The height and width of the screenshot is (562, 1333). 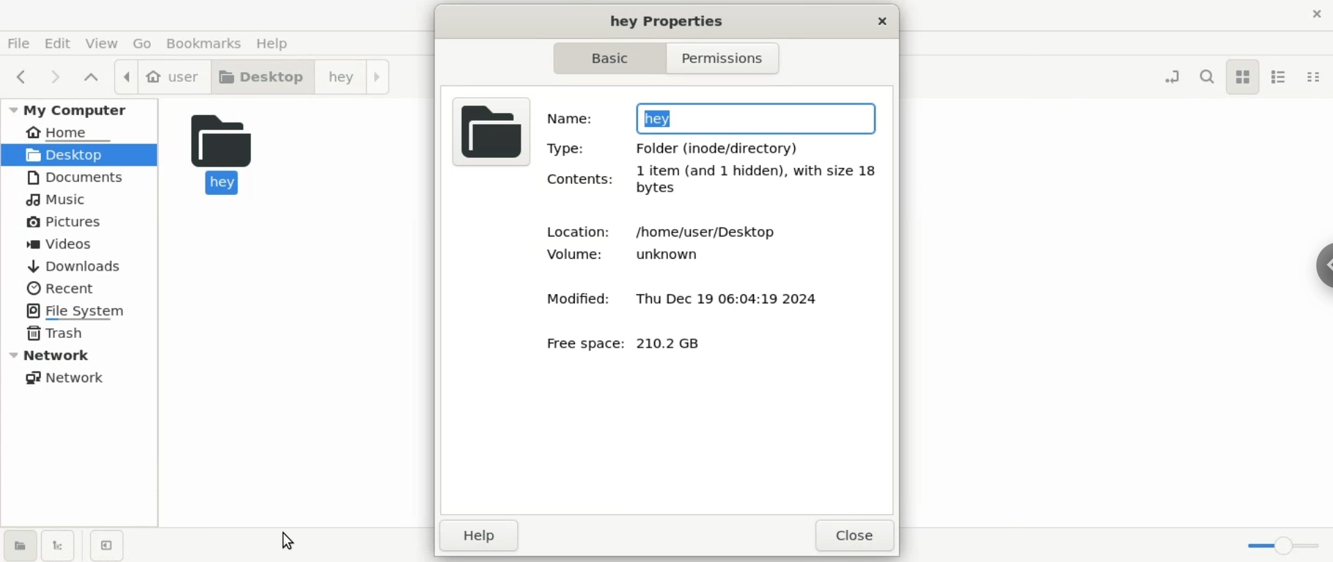 I want to click on 1 item (and 1 hidden), with size 18 bytes, so click(x=756, y=180).